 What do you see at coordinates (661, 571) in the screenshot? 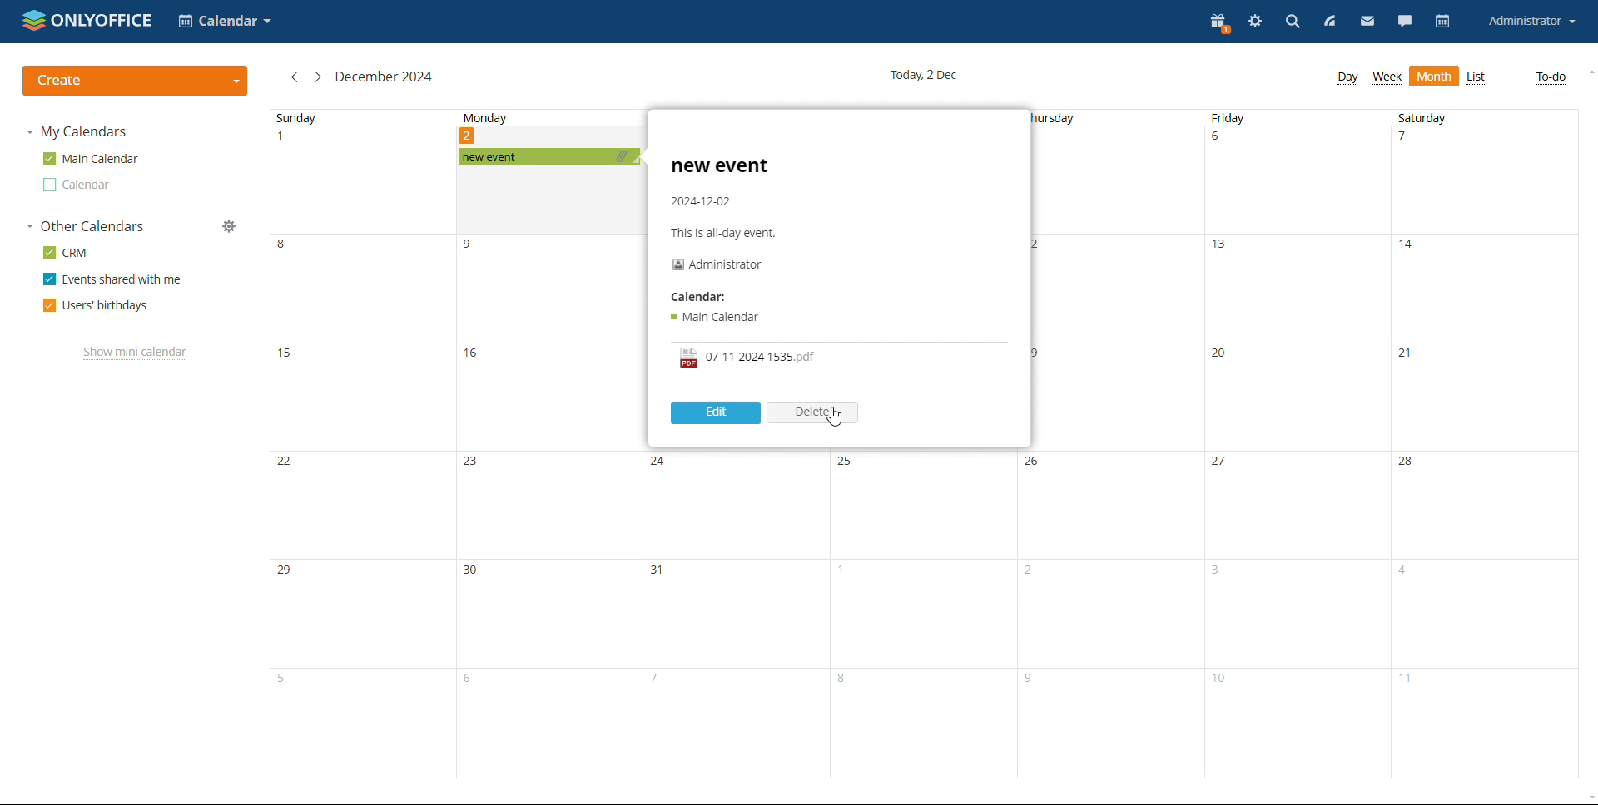
I see `31` at bounding box center [661, 571].